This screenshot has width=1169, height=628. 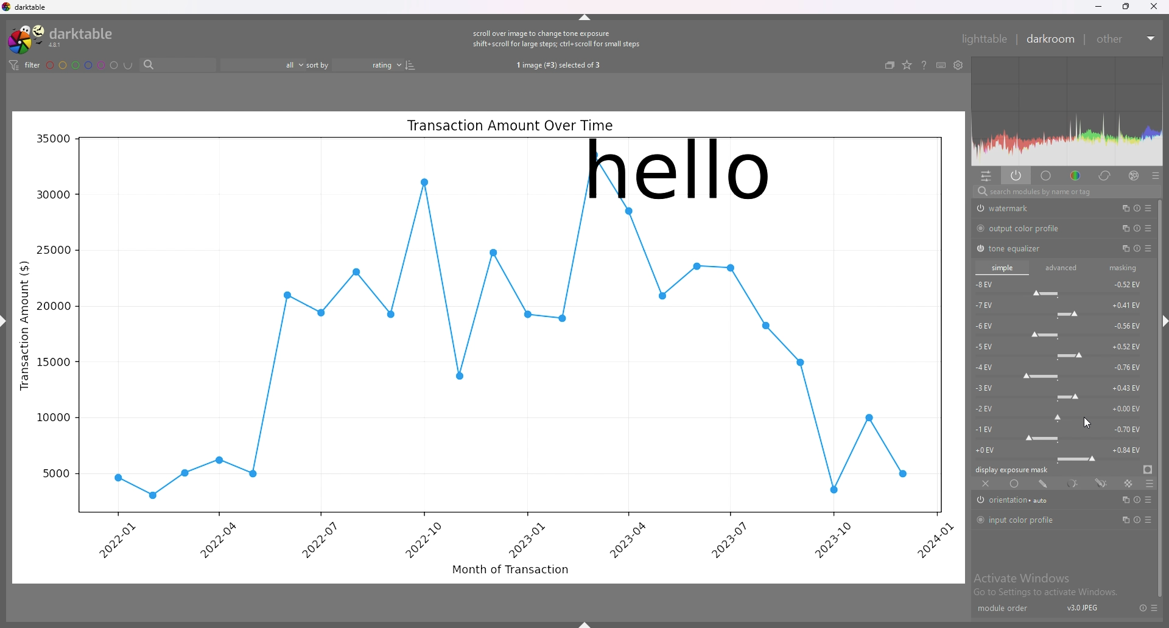 What do you see at coordinates (1059, 287) in the screenshot?
I see `-8 EV force` at bounding box center [1059, 287].